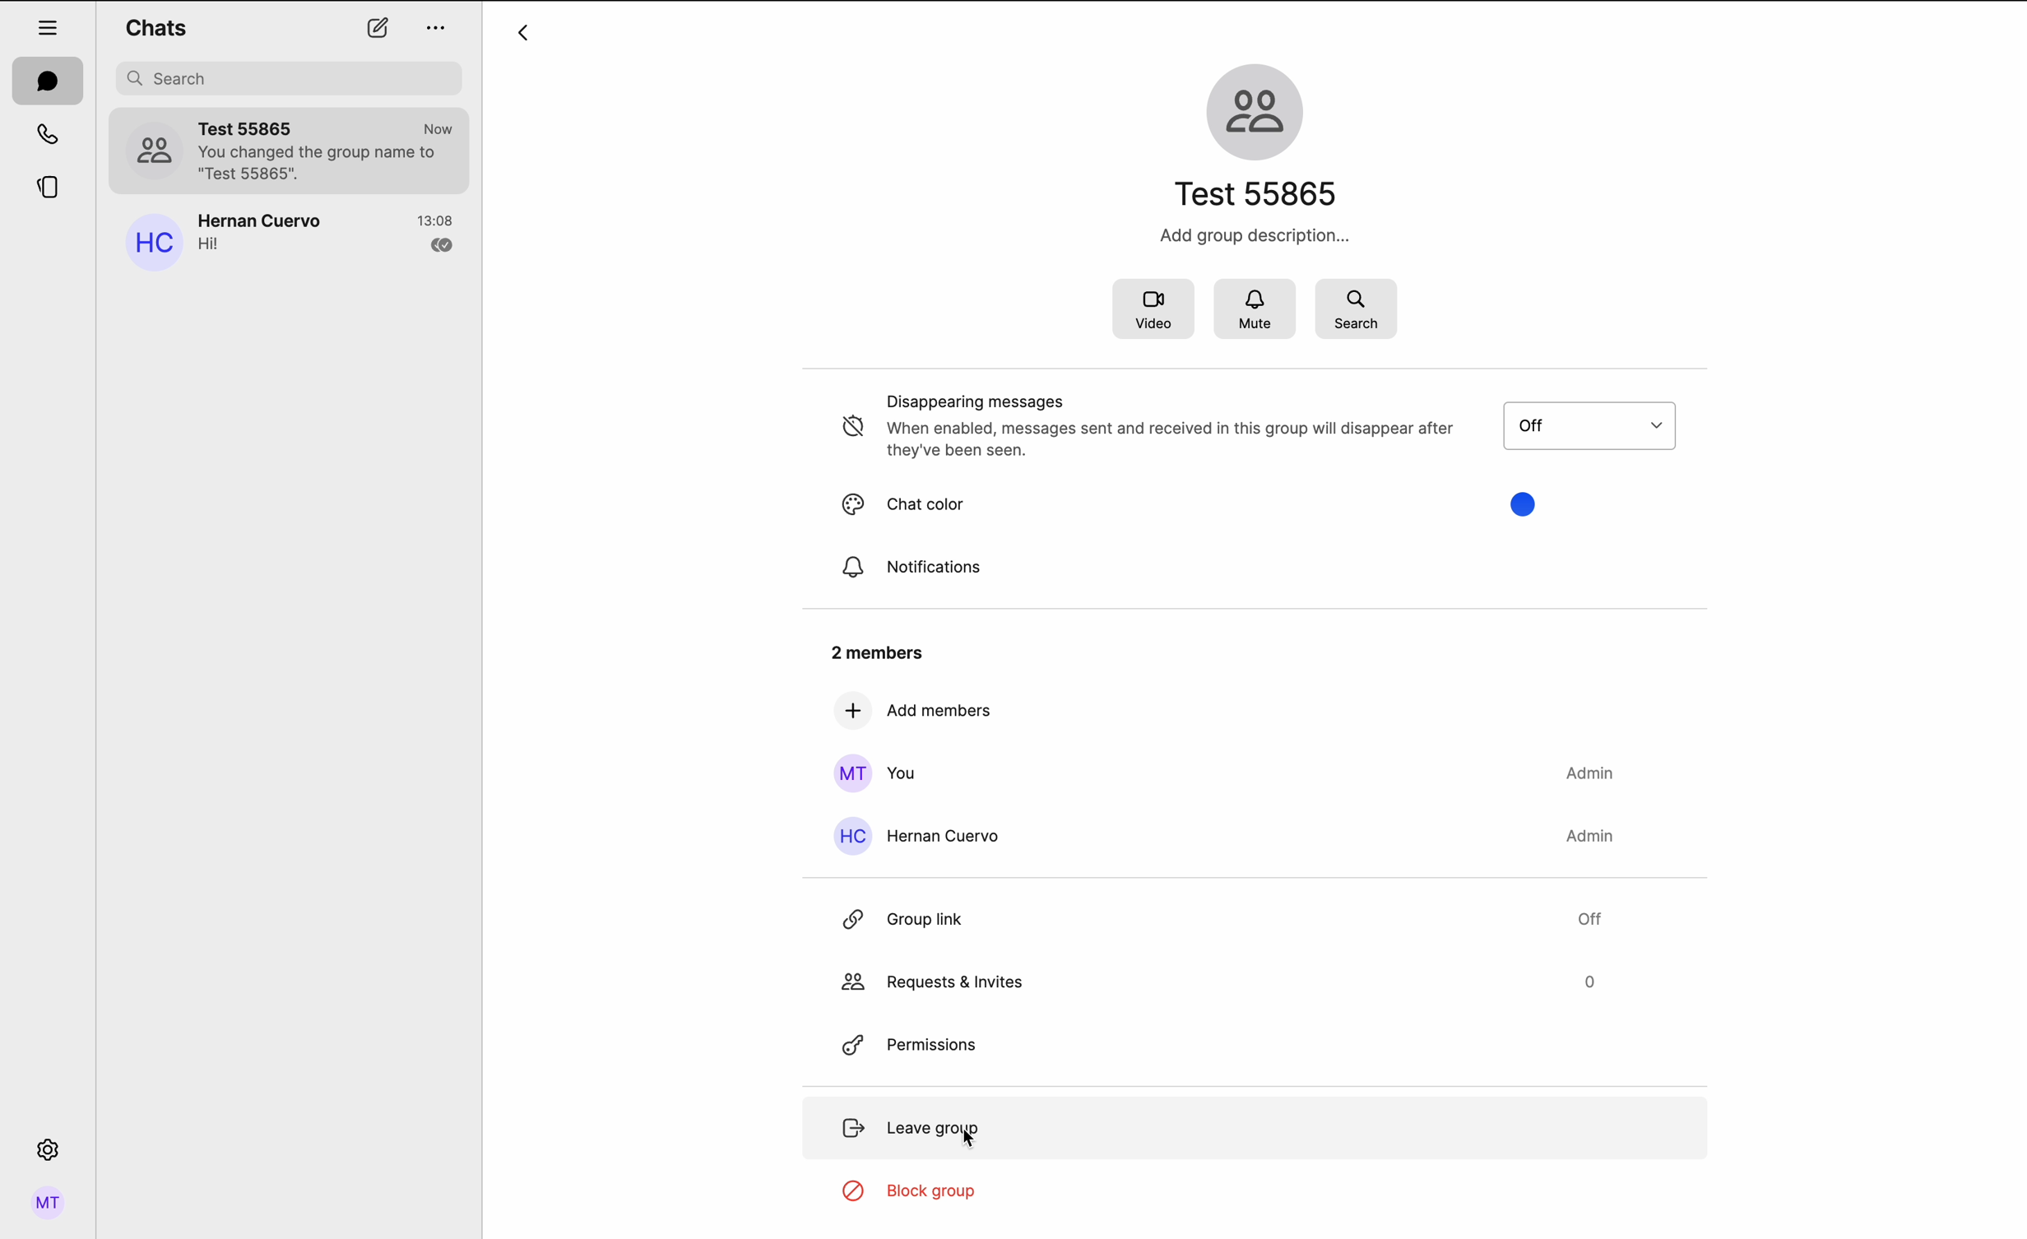  Describe the element at coordinates (1152, 311) in the screenshot. I see `video button` at that location.